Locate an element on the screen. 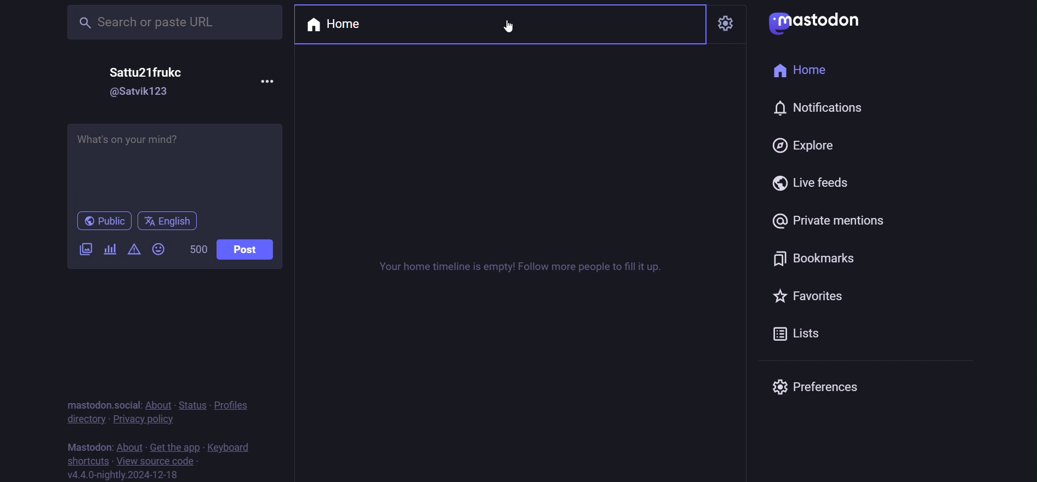 This screenshot has height=482, width=1037. directory is located at coordinates (82, 418).